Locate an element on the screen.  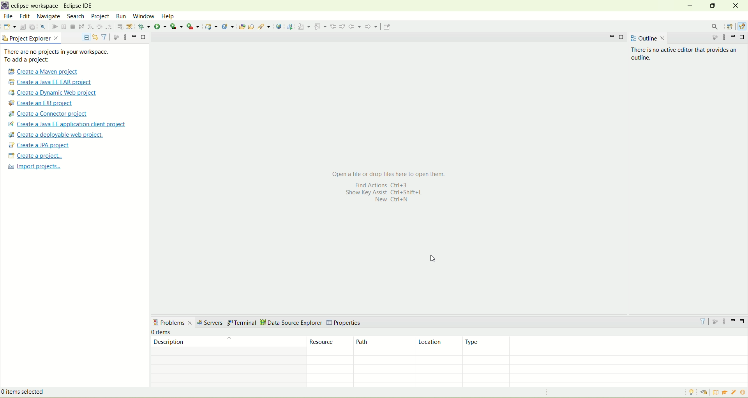
minimize is located at coordinates (690, 5).